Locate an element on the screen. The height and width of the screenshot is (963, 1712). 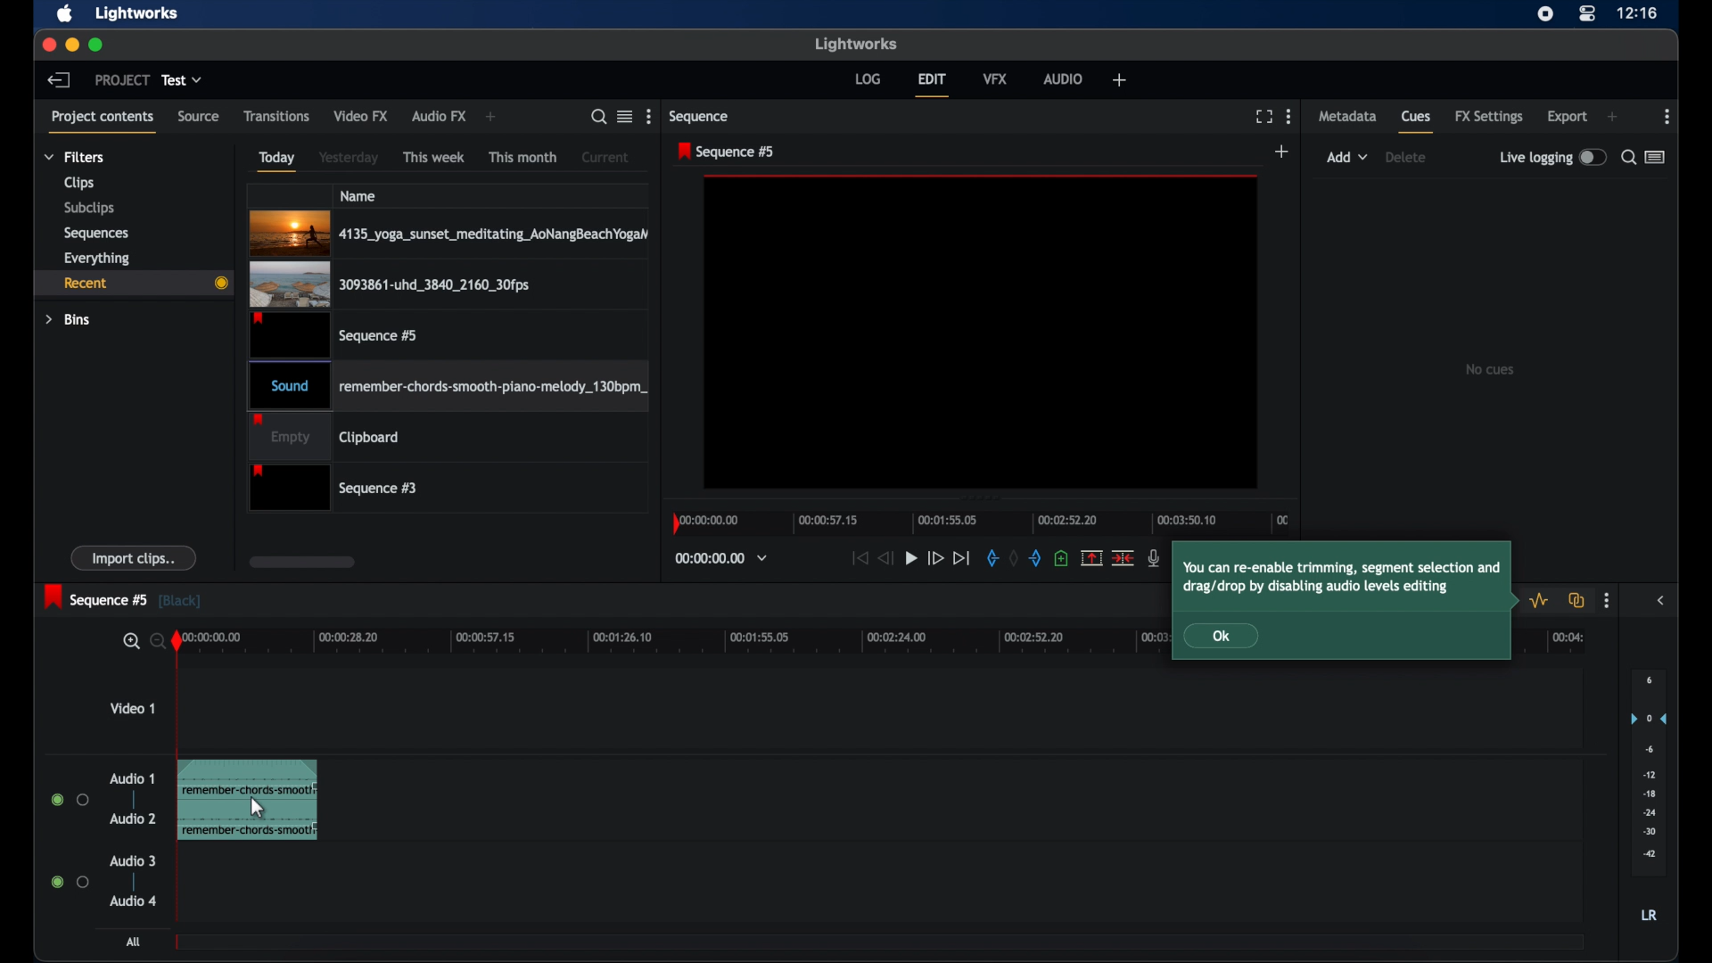
add is located at coordinates (493, 117).